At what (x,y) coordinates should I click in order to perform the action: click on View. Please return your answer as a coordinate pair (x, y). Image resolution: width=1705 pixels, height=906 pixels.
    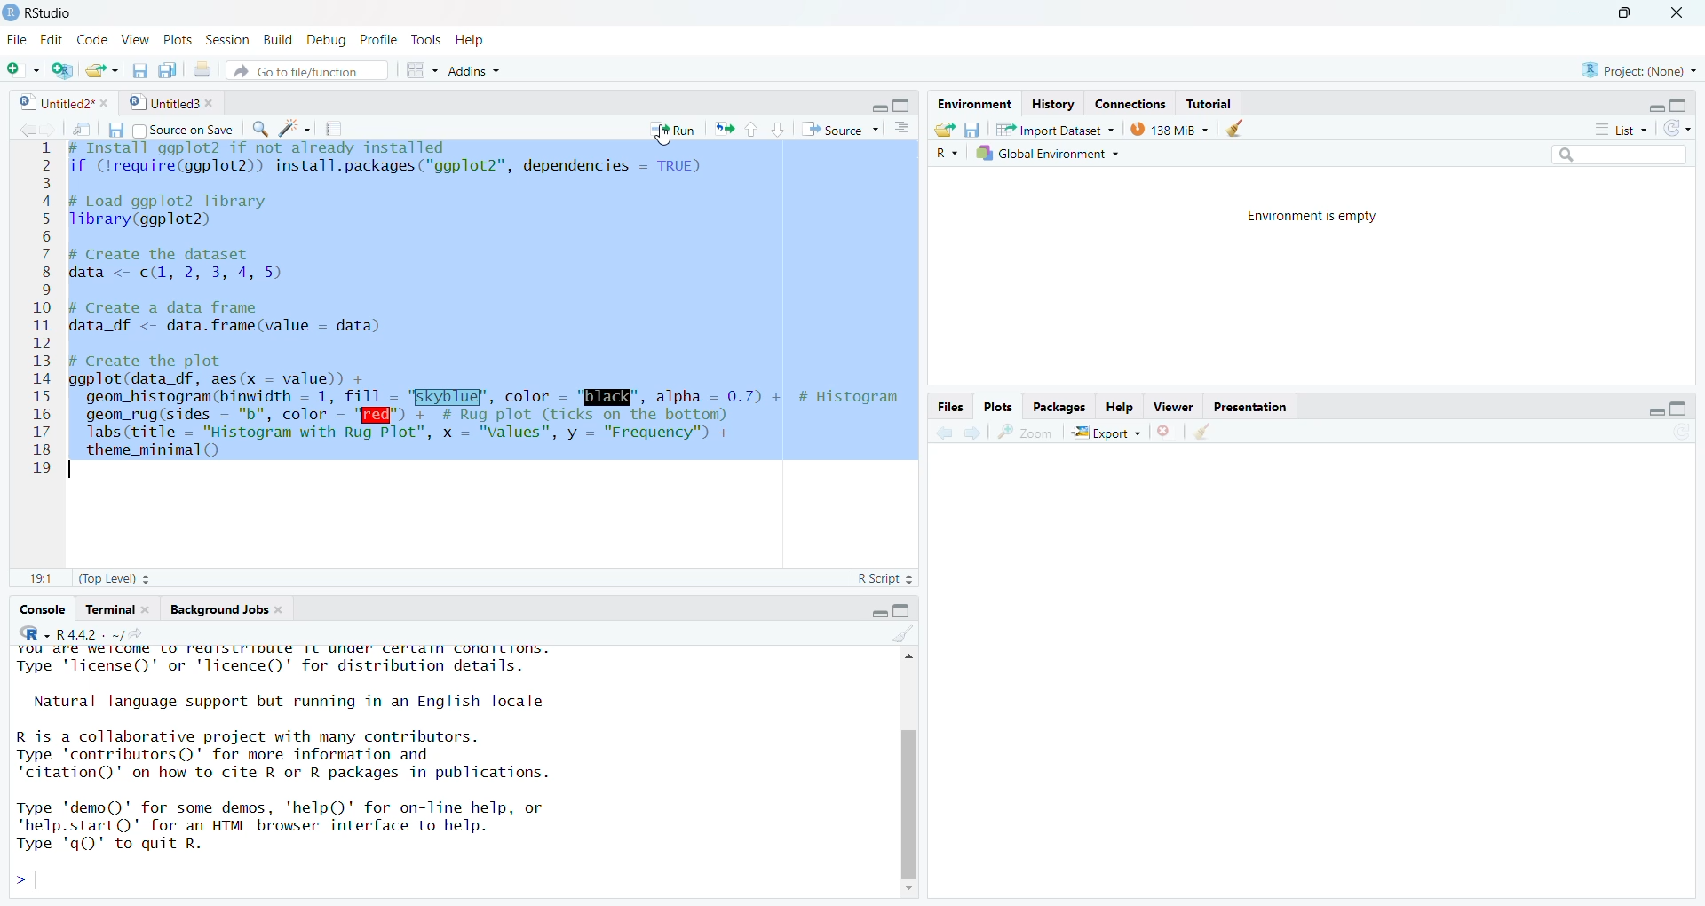
    Looking at the image, I should click on (135, 39).